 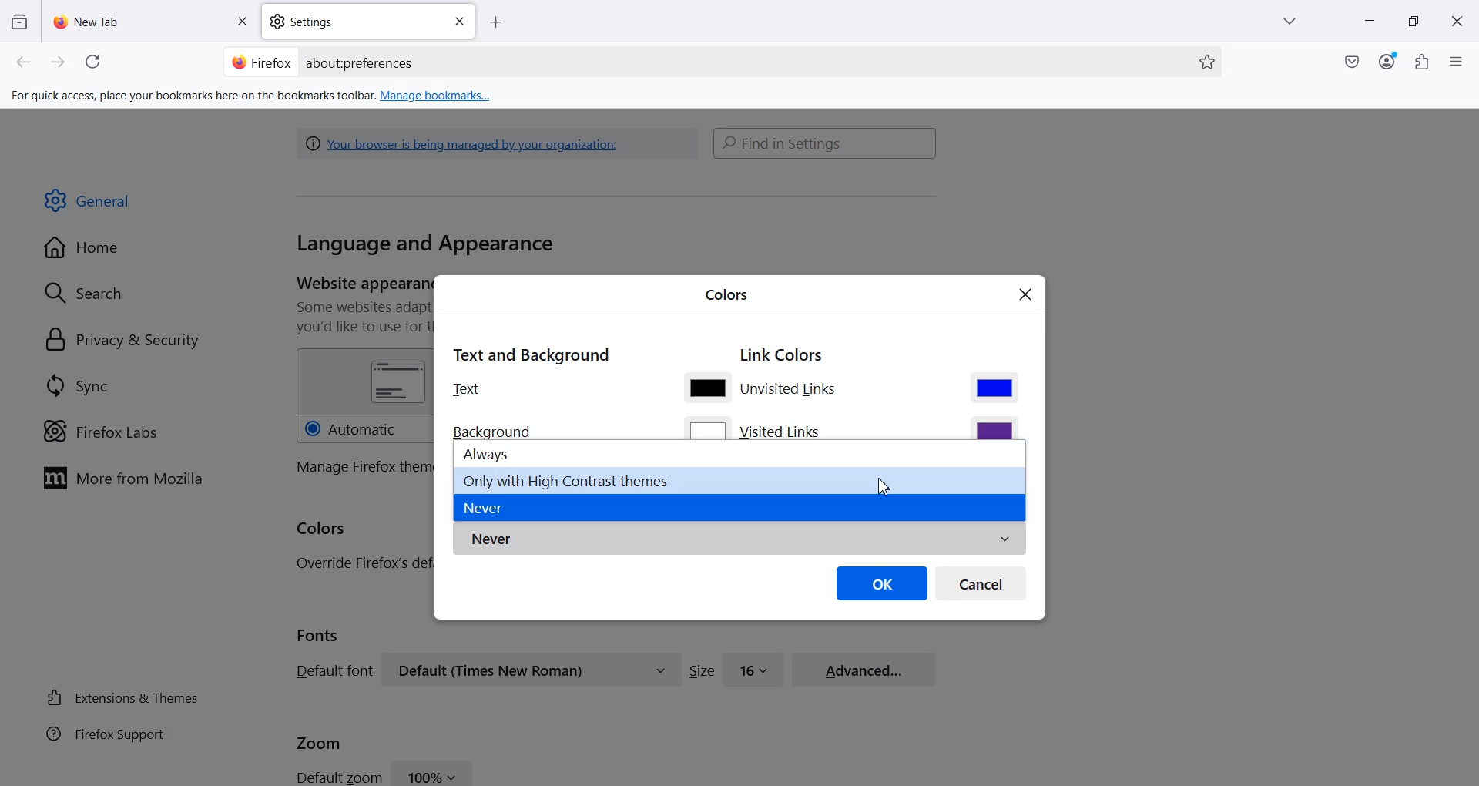 I want to click on Zoom, so click(x=319, y=741).